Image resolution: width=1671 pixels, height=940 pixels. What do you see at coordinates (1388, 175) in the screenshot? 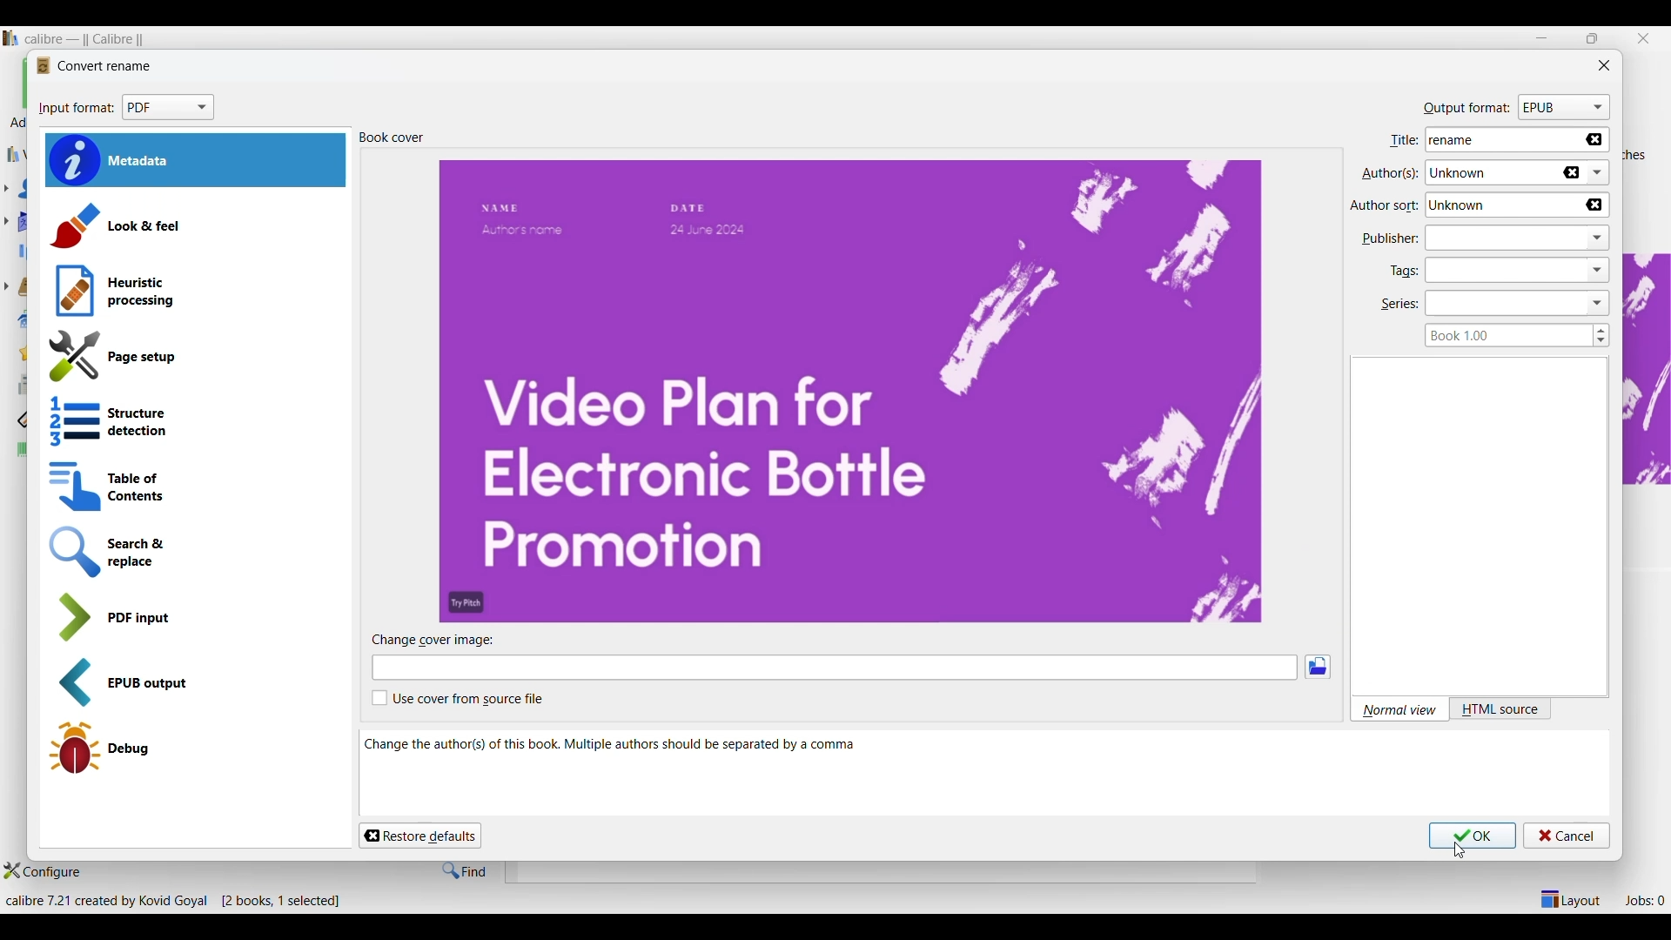
I see `authors` at bounding box center [1388, 175].